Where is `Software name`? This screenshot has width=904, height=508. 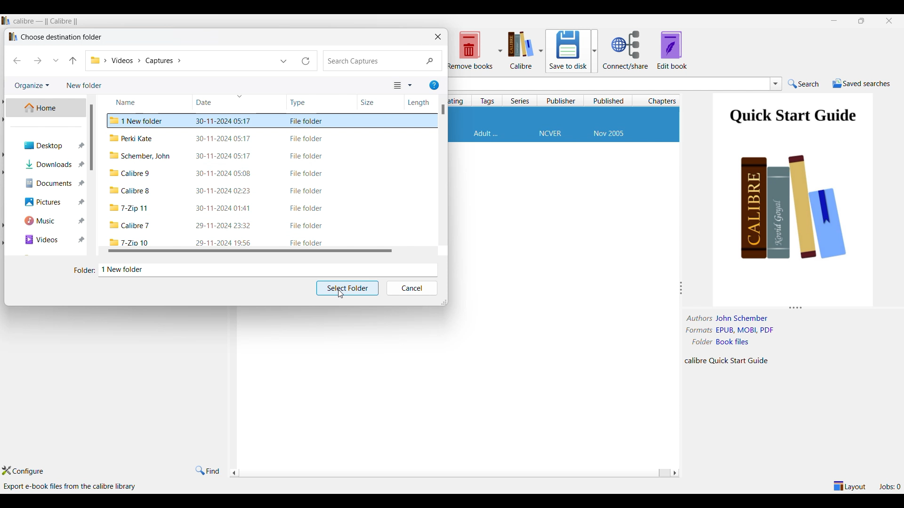 Software name is located at coordinates (46, 21).